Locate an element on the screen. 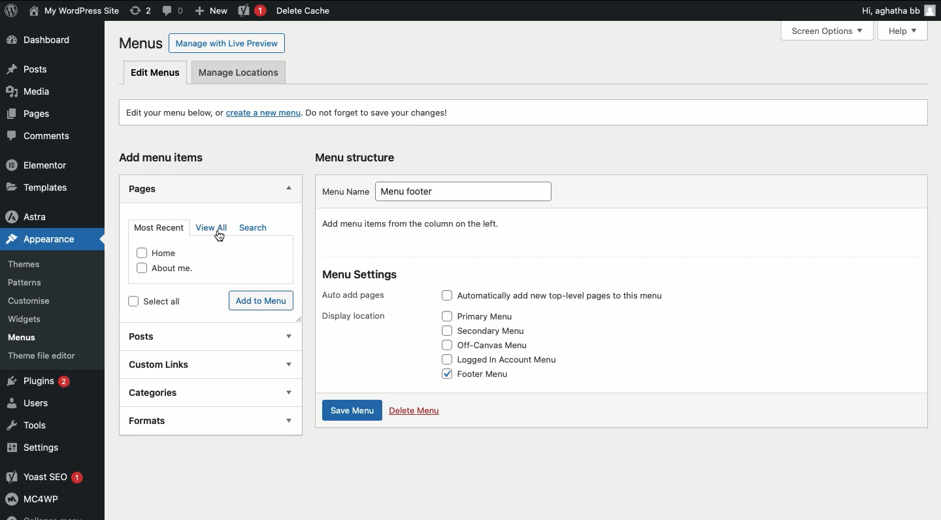 This screenshot has width=941, height=520. Auto add pages is located at coordinates (355, 295).